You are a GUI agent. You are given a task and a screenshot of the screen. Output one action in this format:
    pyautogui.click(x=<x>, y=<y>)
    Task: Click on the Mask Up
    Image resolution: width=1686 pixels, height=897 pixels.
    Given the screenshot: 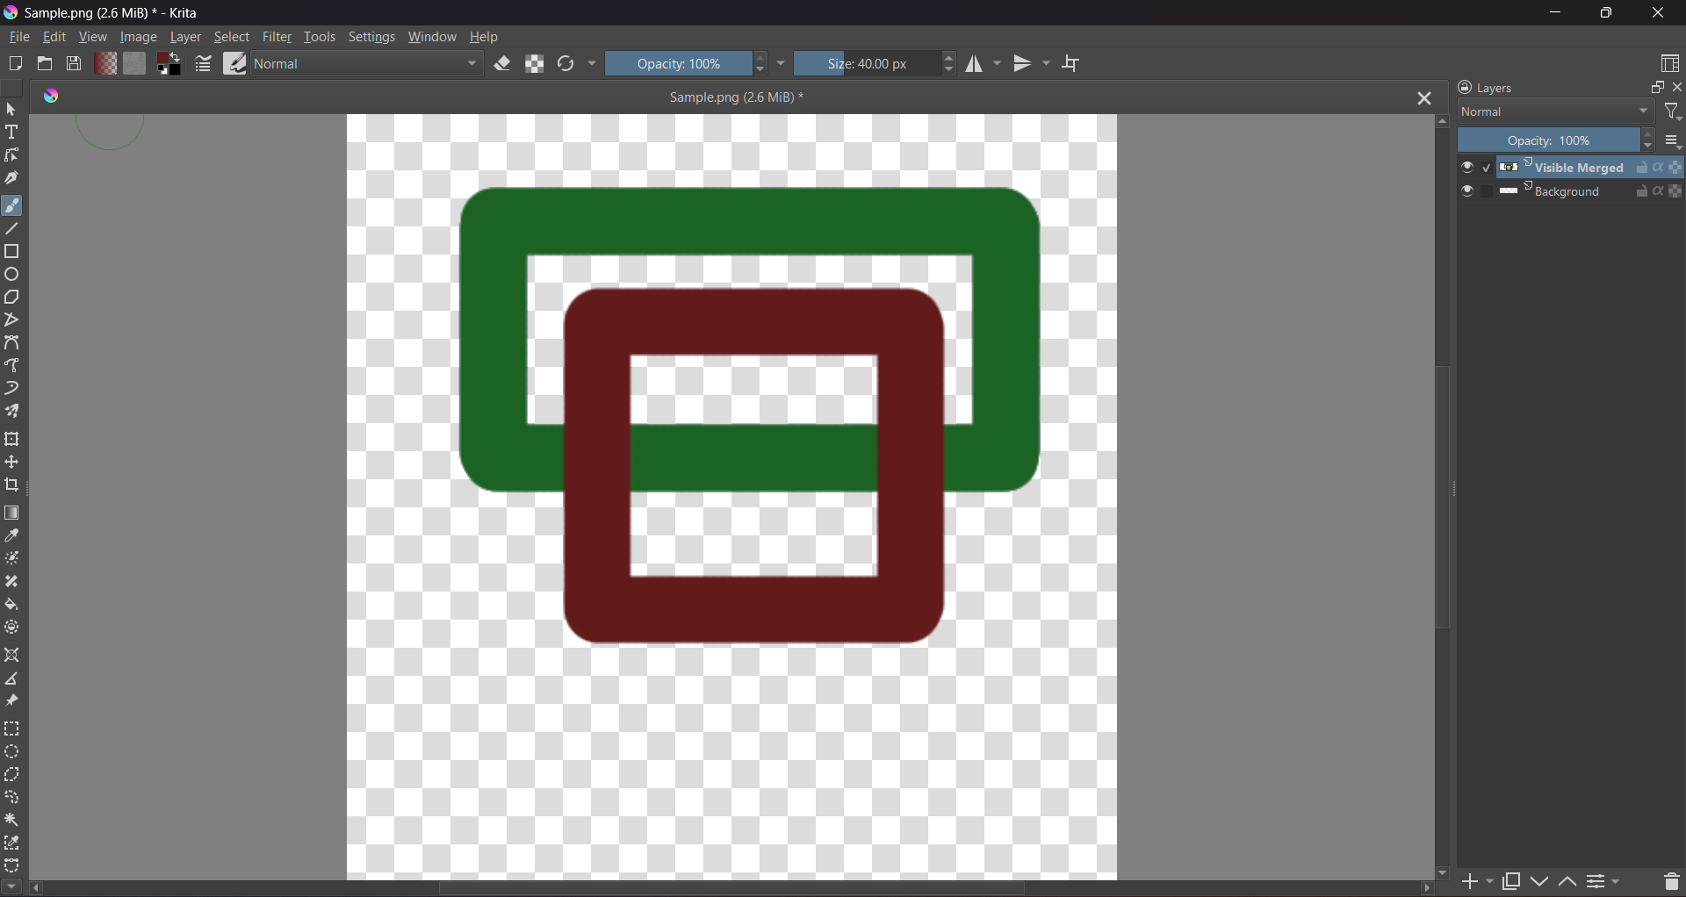 What is the action you would take?
    pyautogui.click(x=1566, y=878)
    